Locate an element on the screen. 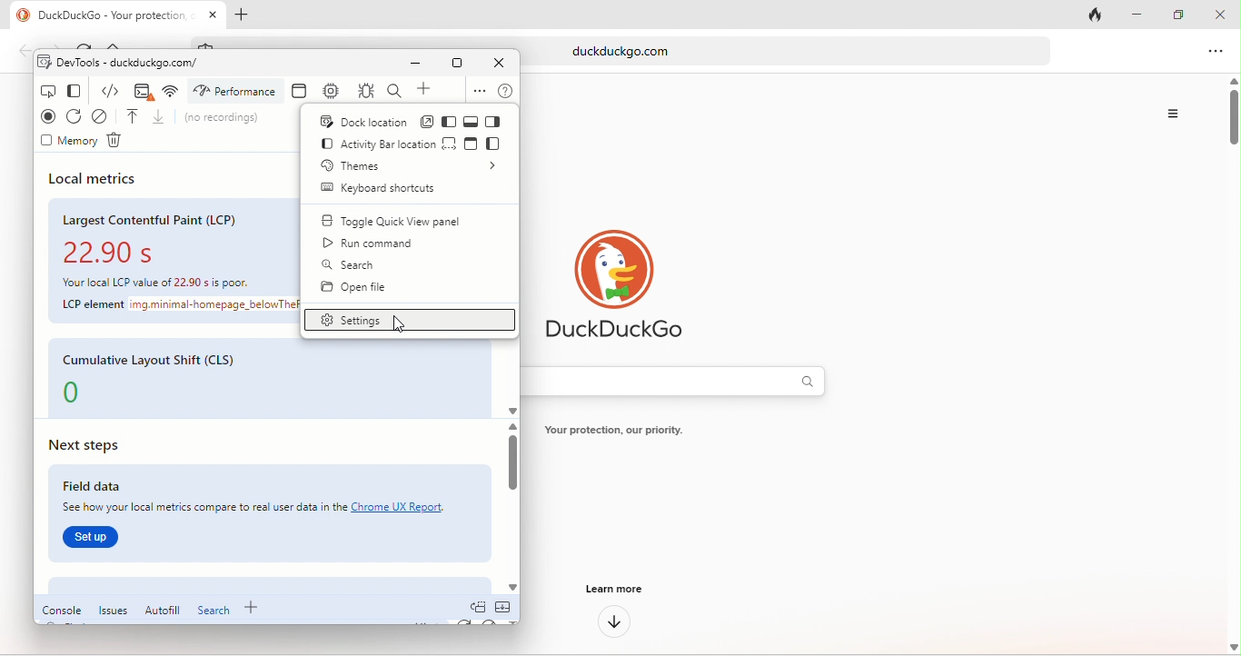  maximize is located at coordinates (1174, 15).